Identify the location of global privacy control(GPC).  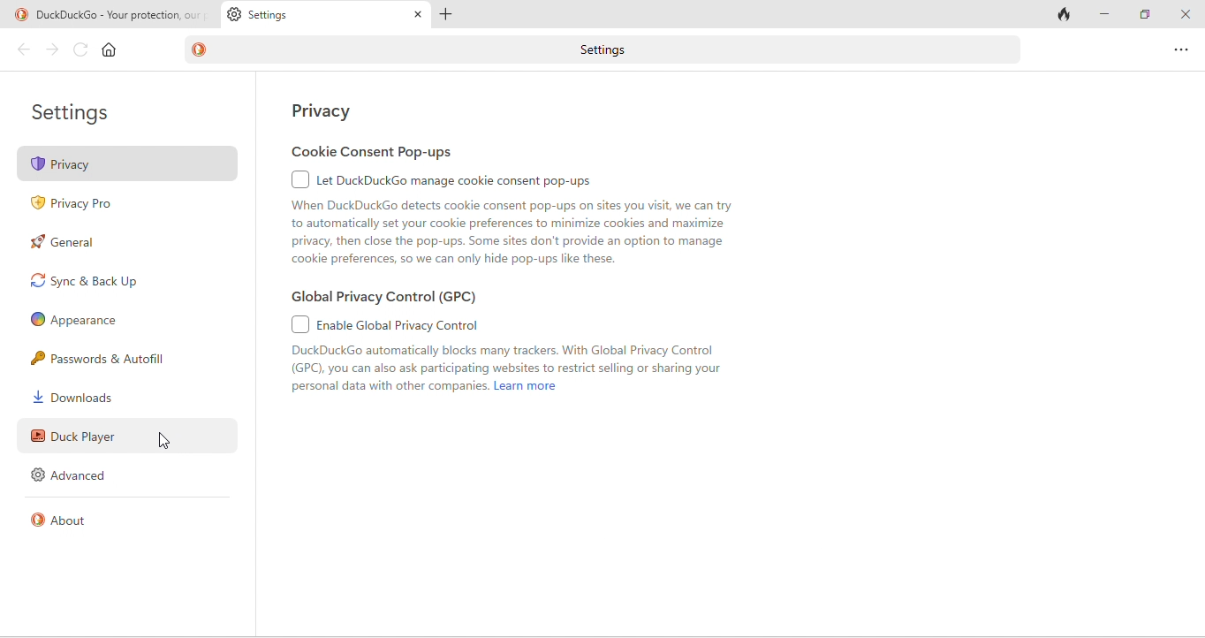
(389, 299).